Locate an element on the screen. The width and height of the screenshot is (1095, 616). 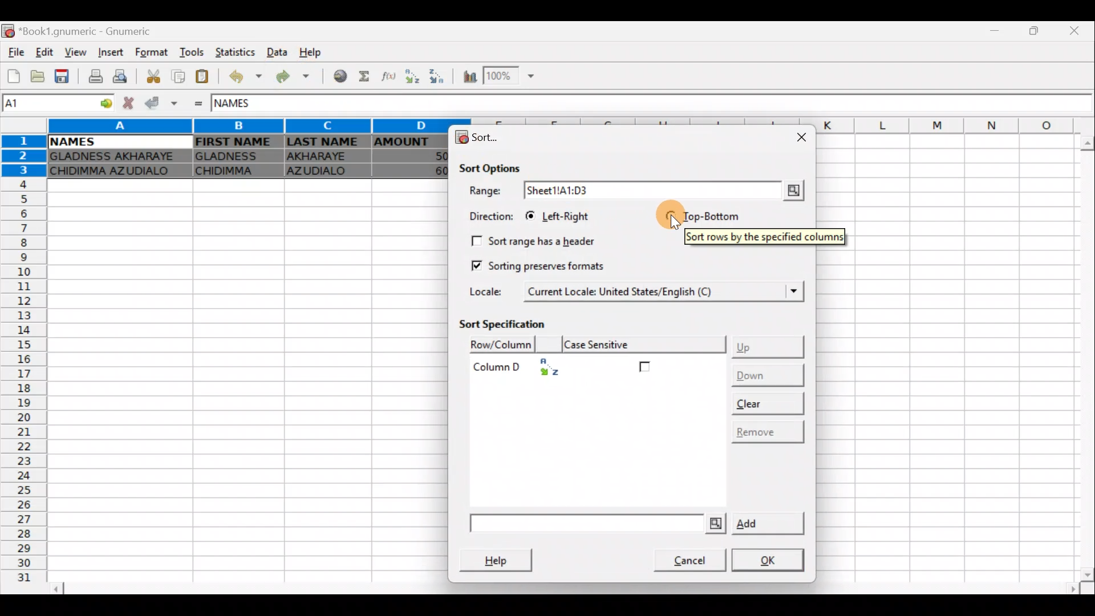
Row/Column is located at coordinates (496, 343).